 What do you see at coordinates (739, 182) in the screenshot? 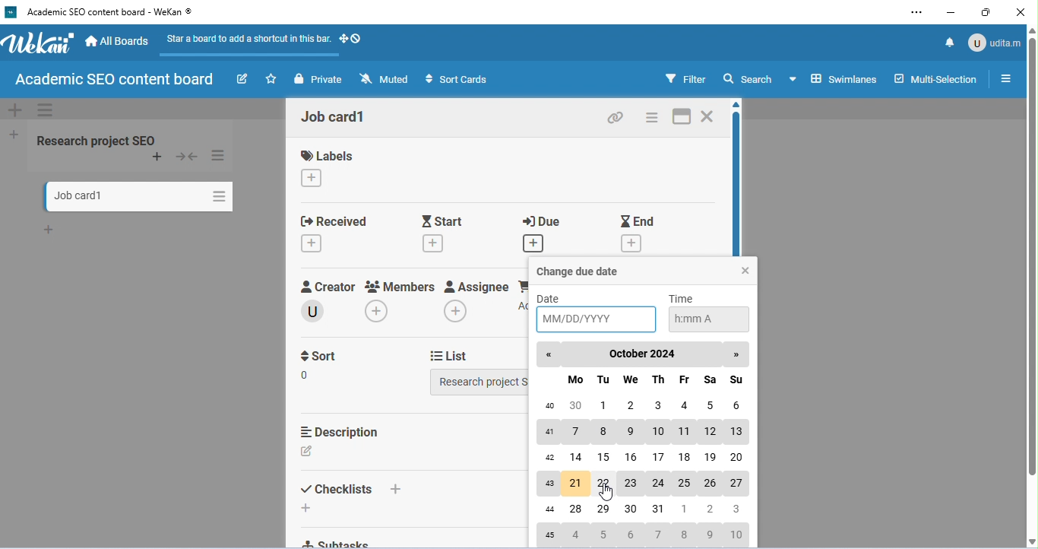
I see `vertical scroll bar` at bounding box center [739, 182].